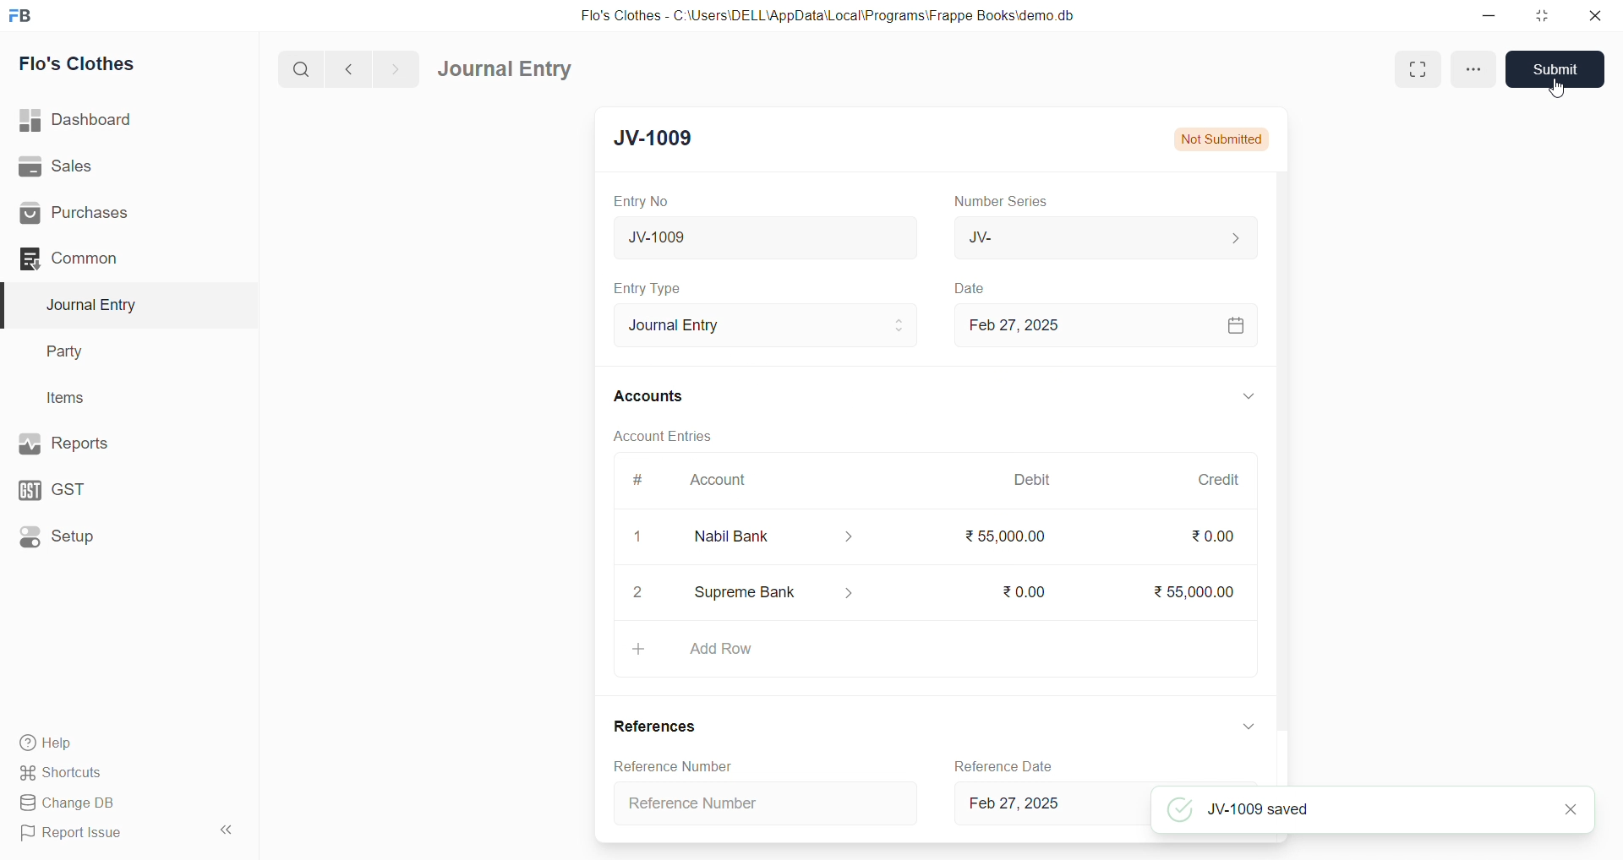 The image size is (1623, 860). Describe the element at coordinates (102, 215) in the screenshot. I see `Purchases` at that location.